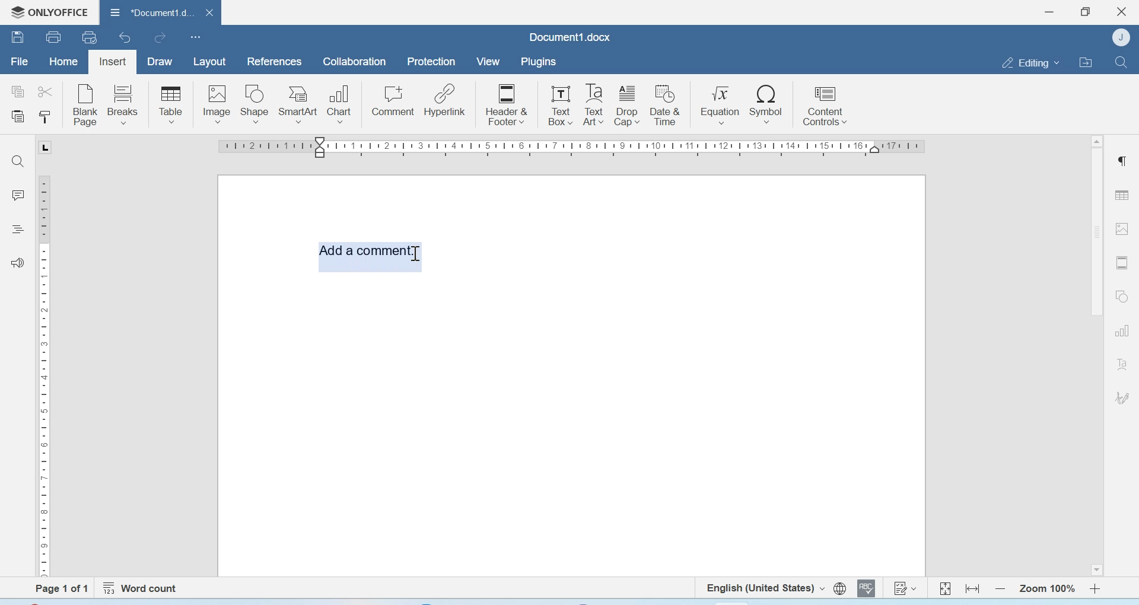  What do you see at coordinates (1046, 589) in the screenshot?
I see `Zoom` at bounding box center [1046, 589].